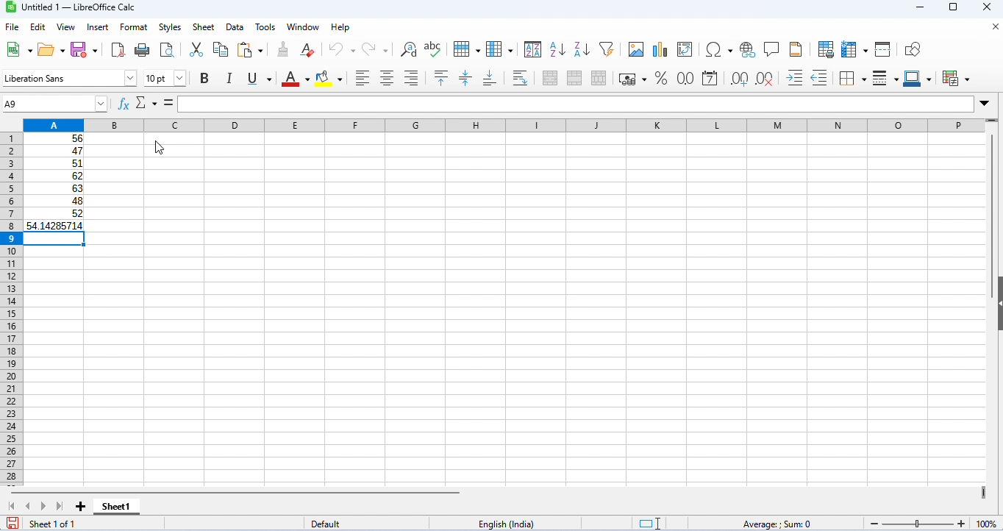 The image size is (1003, 531). I want to click on insert chart, so click(660, 50).